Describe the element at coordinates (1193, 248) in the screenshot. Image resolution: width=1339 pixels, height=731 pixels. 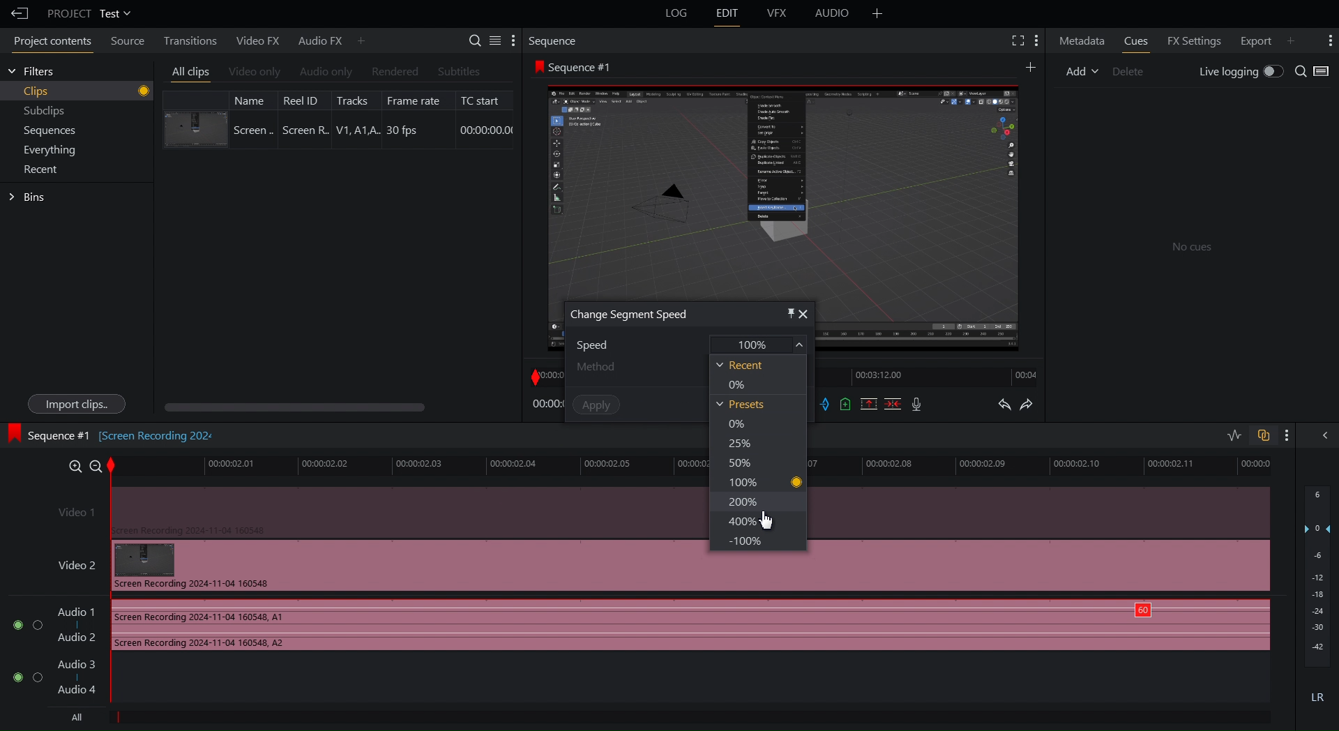
I see `No cues` at that location.